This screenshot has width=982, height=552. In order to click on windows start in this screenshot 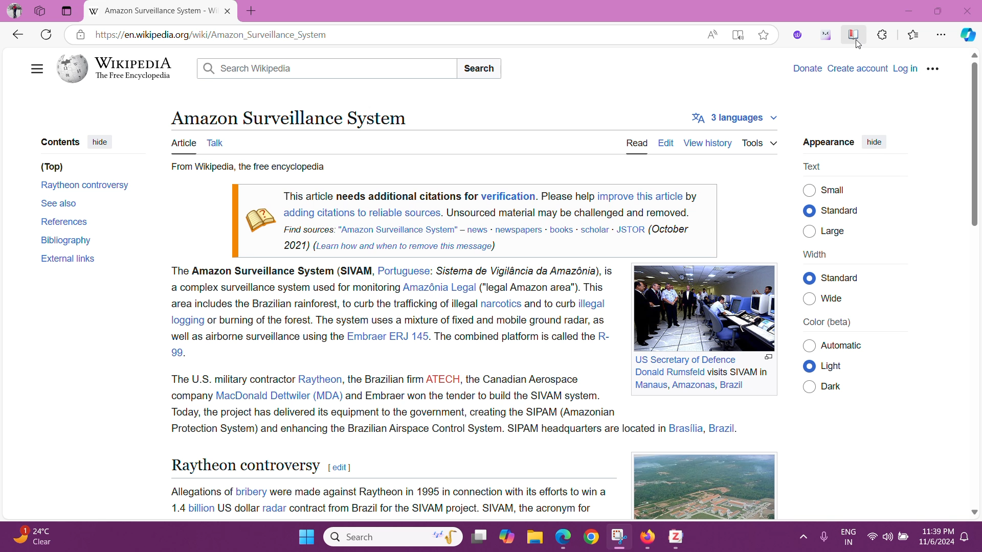, I will do `click(305, 537)`.